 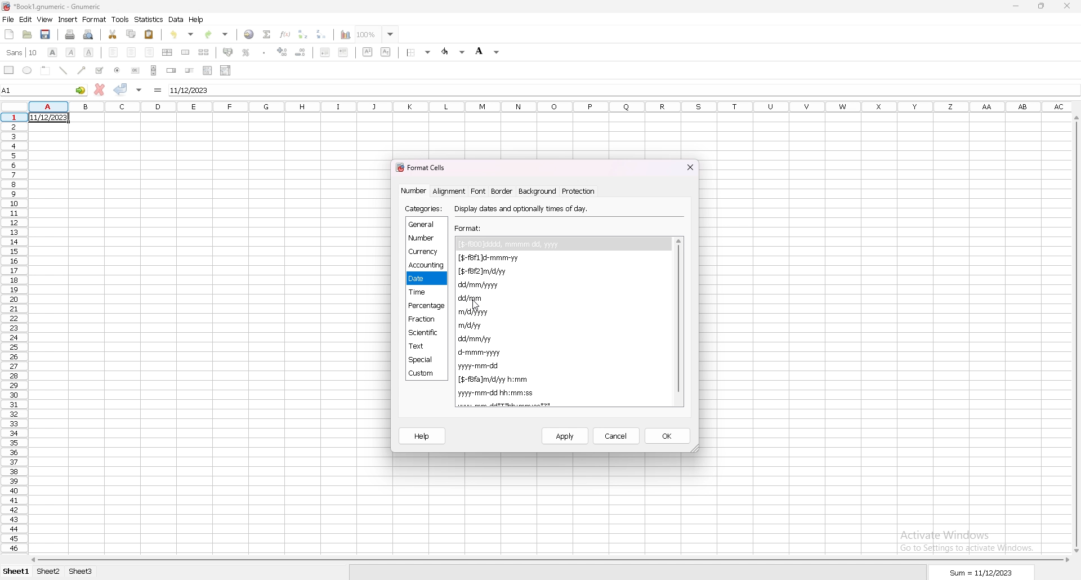 I want to click on yyyy-mm-dd, so click(x=482, y=365).